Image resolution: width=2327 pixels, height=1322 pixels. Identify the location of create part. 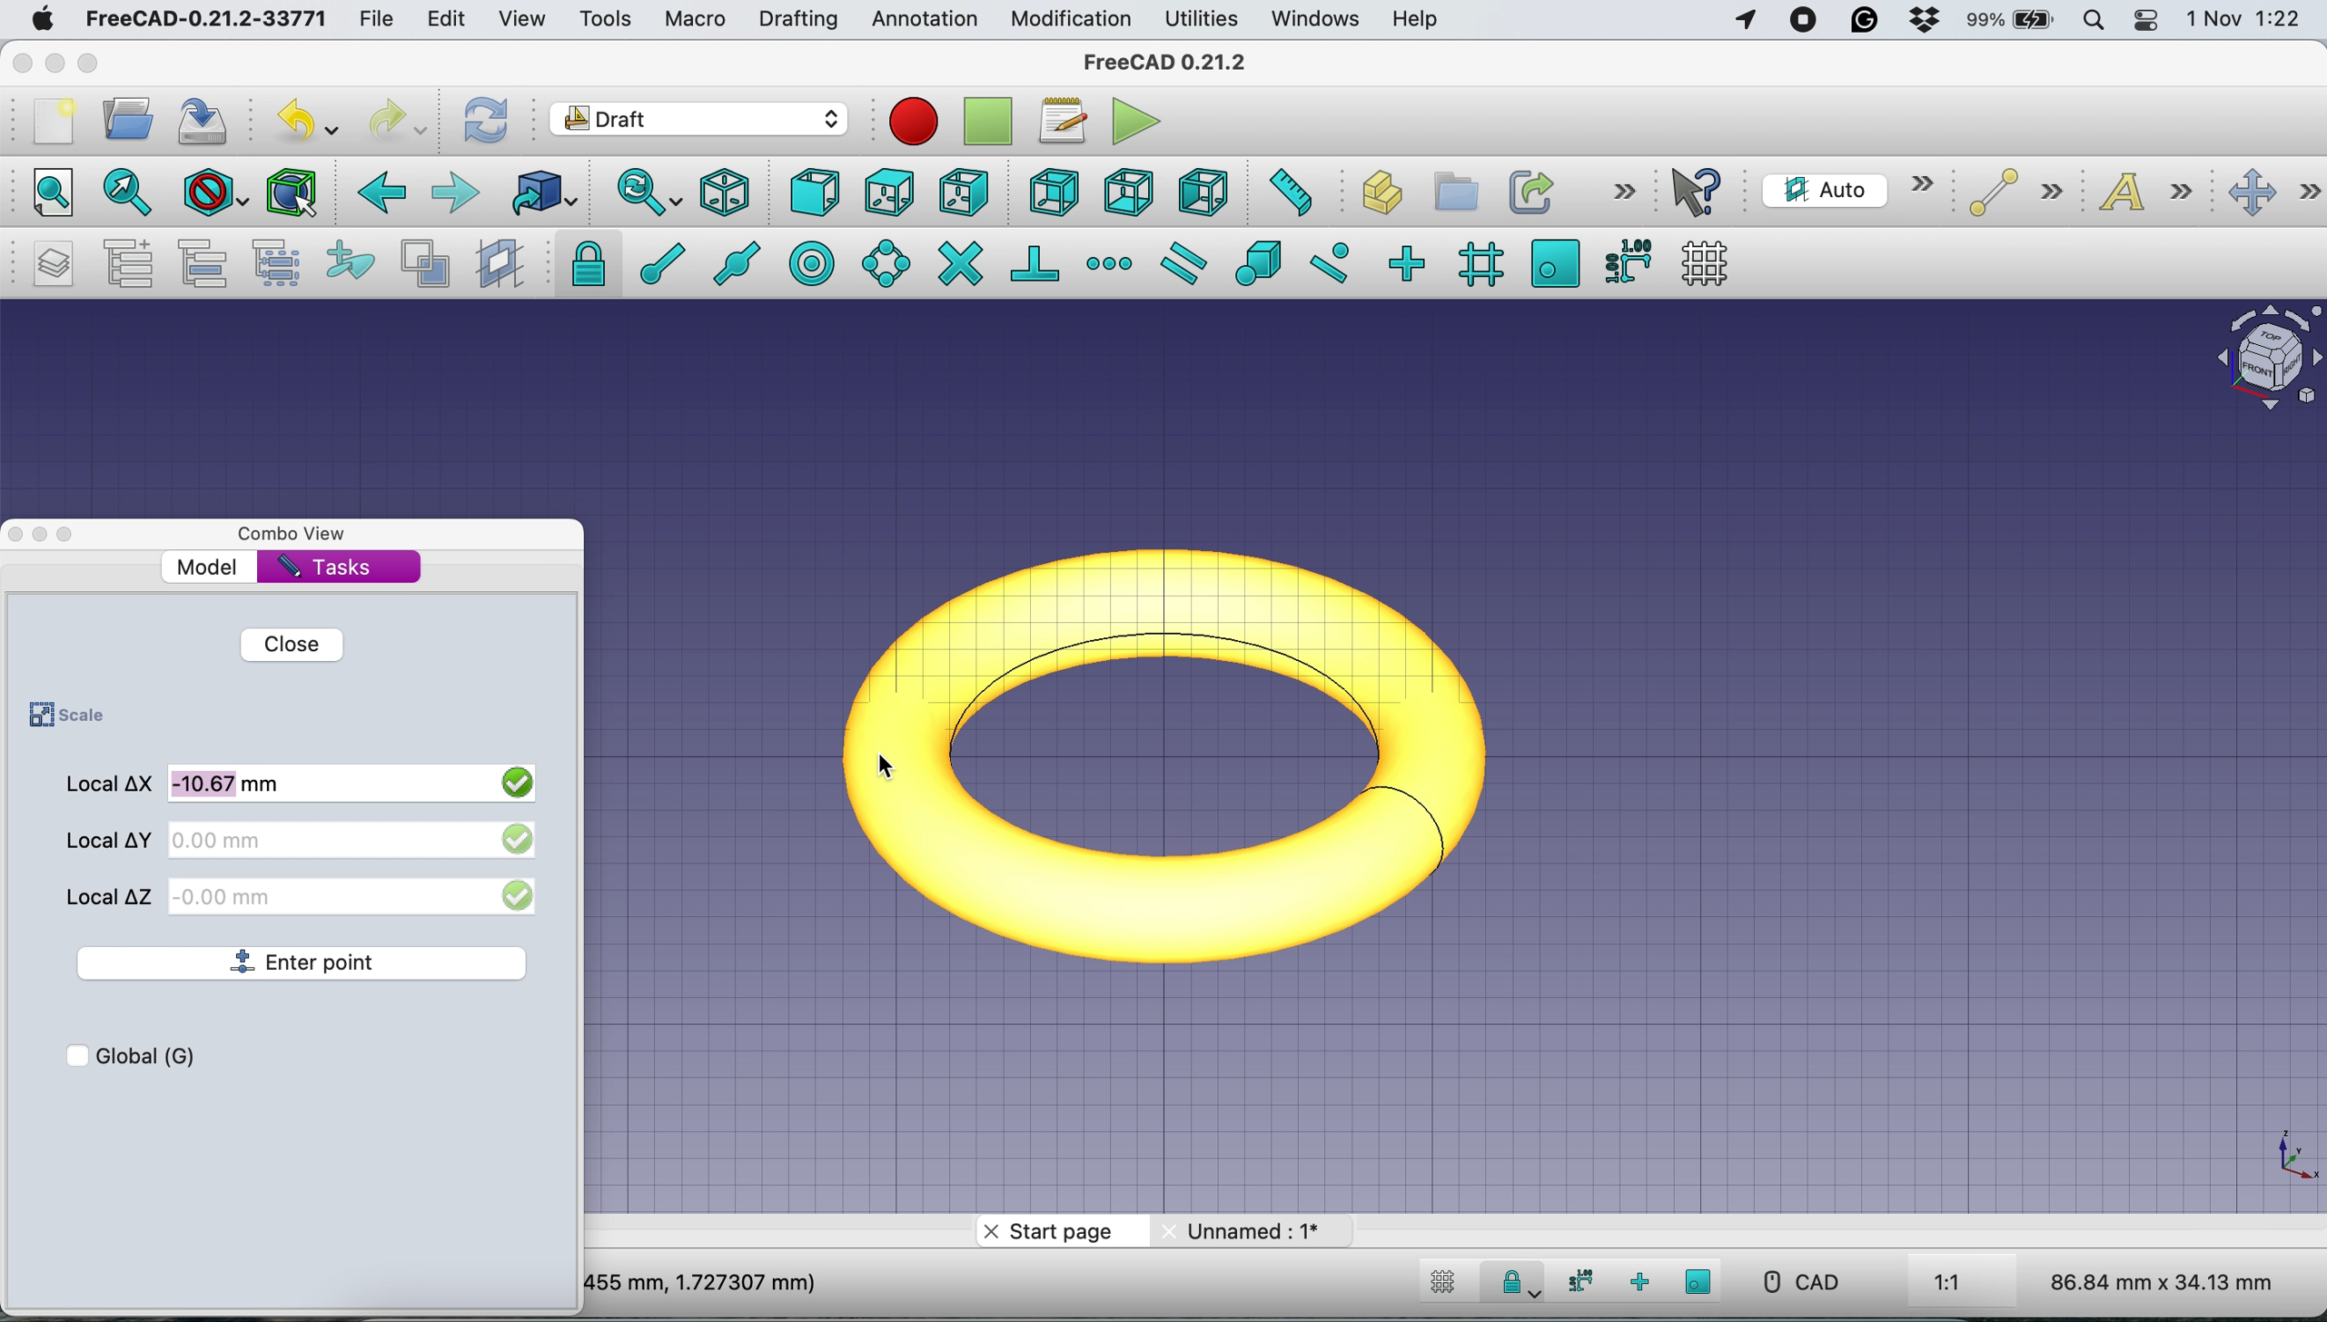
(1373, 194).